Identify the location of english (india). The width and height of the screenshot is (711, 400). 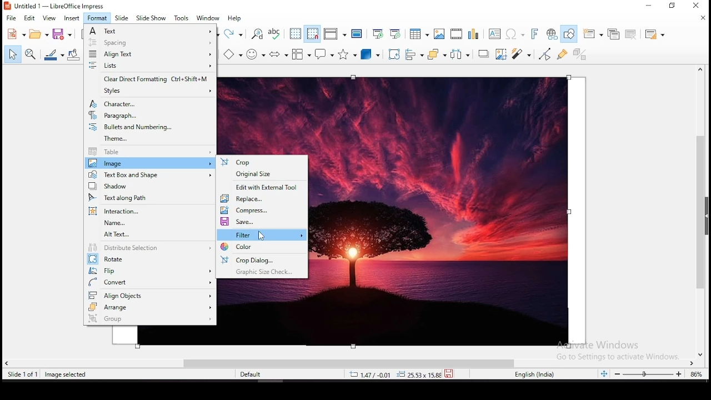
(534, 374).